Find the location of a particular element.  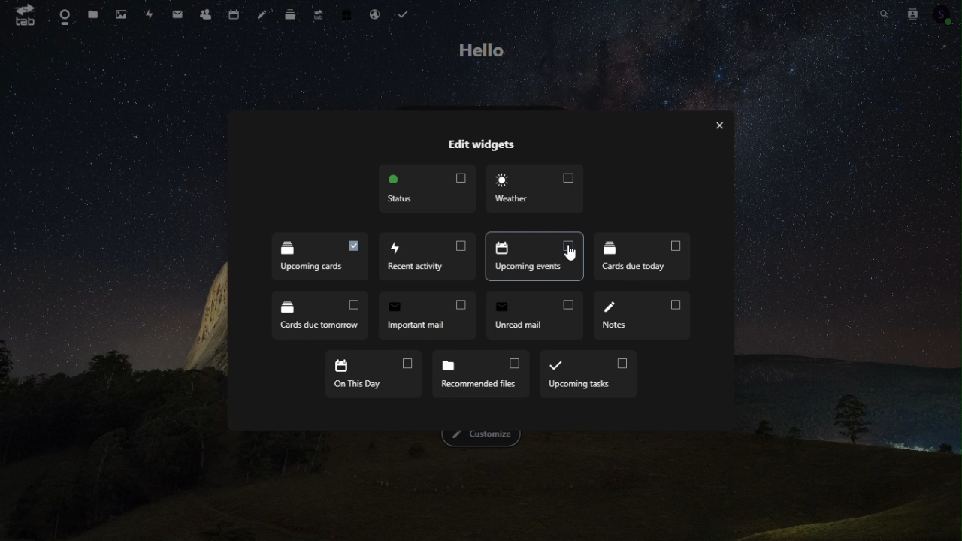

Customize is located at coordinates (483, 437).